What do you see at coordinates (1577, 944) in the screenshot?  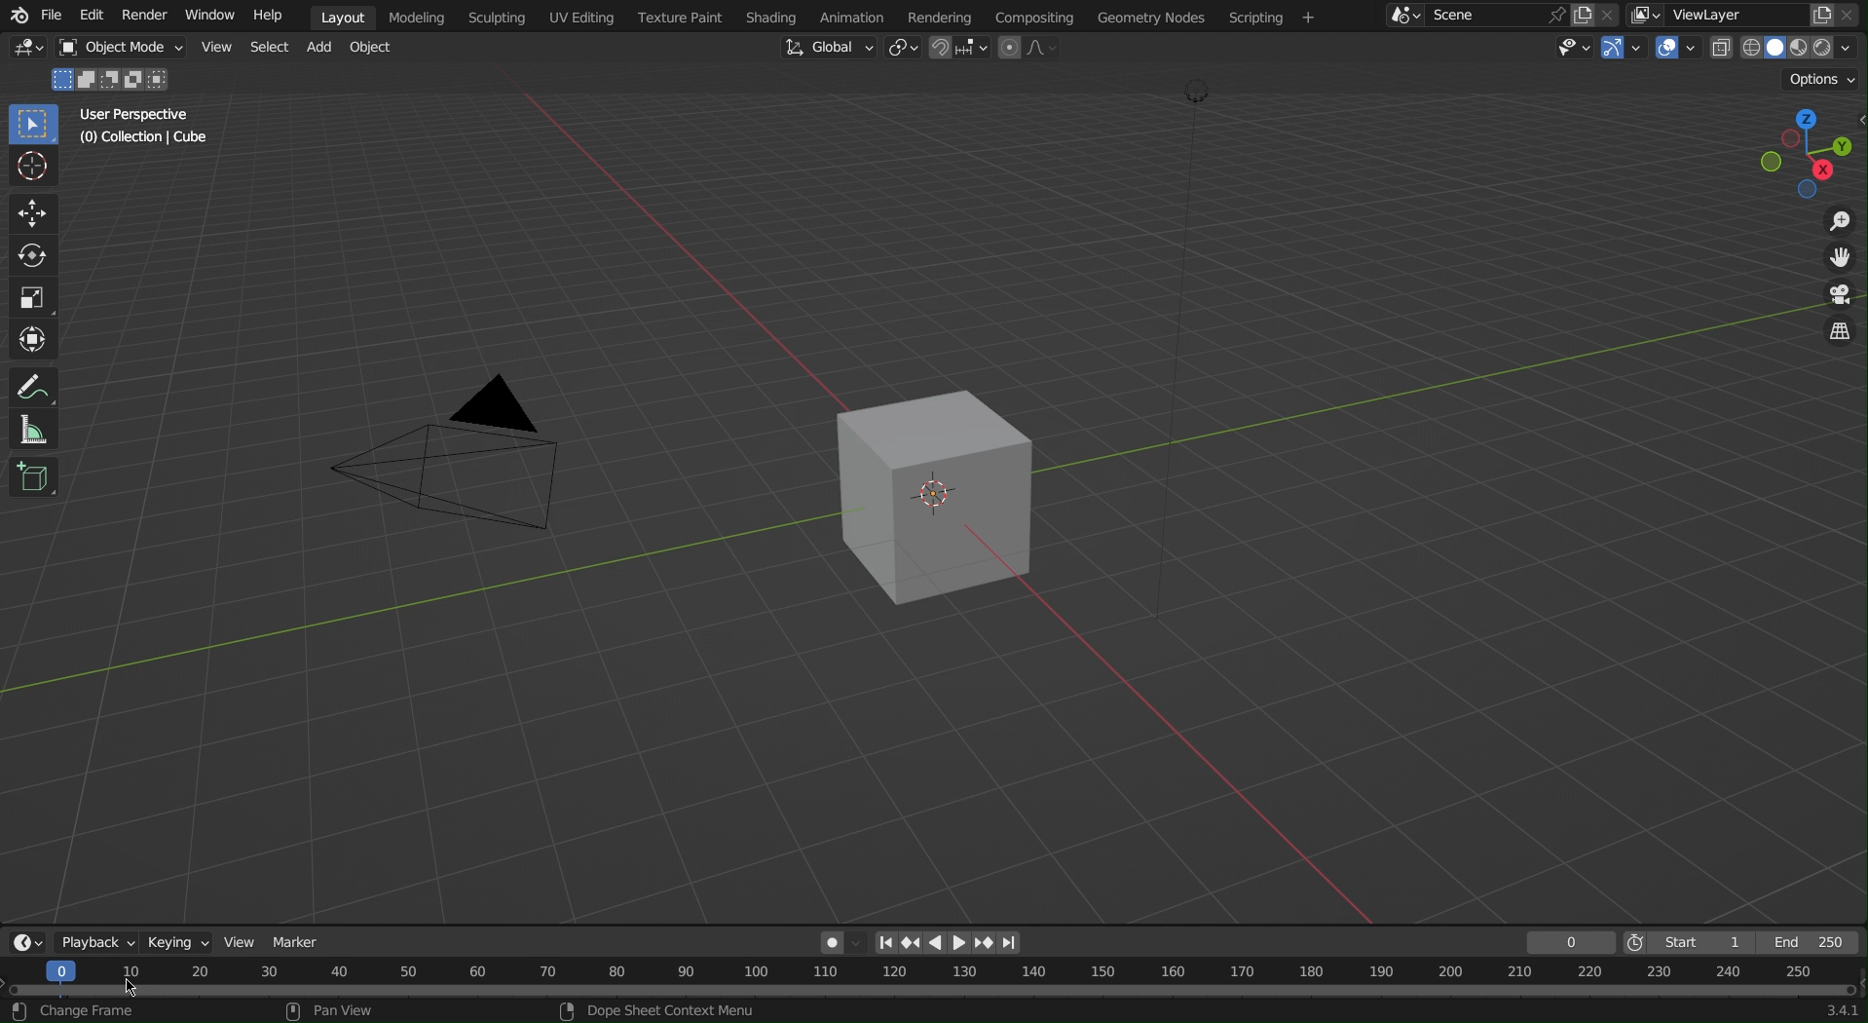 I see `Frame` at bounding box center [1577, 944].